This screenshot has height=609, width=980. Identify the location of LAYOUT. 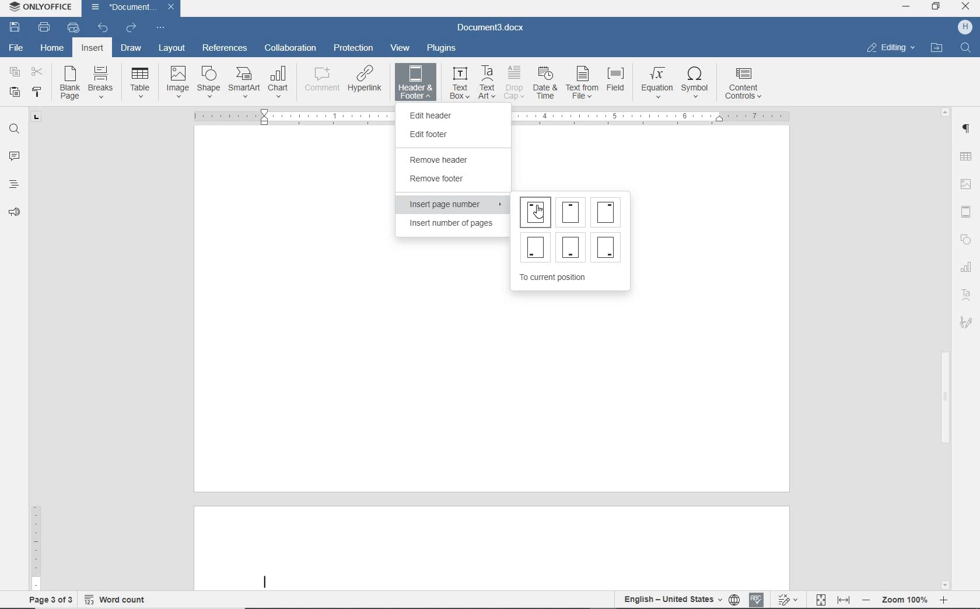
(169, 49).